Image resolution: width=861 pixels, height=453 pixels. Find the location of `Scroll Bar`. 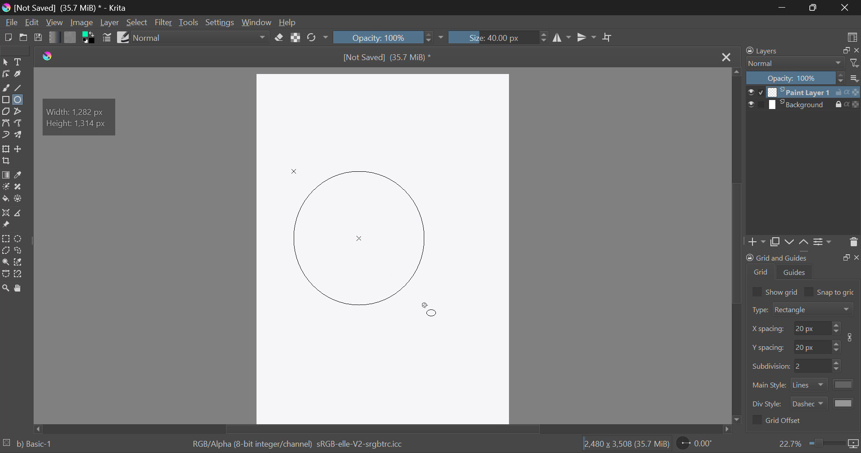

Scroll Bar is located at coordinates (383, 429).